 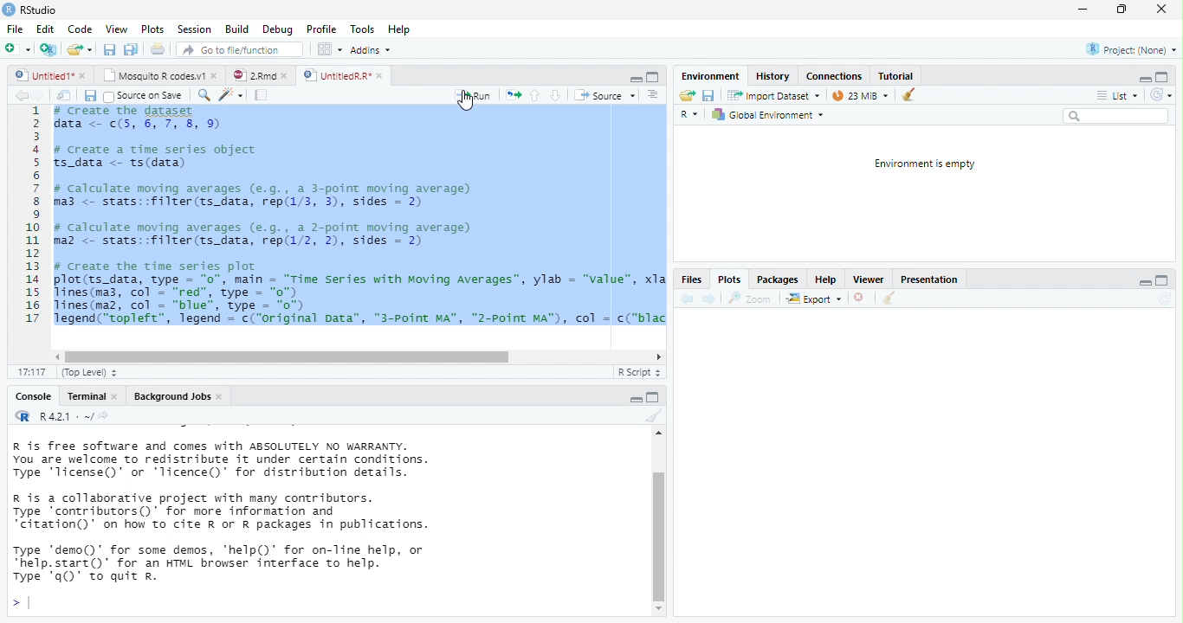 I want to click on Plots, so click(x=727, y=281).